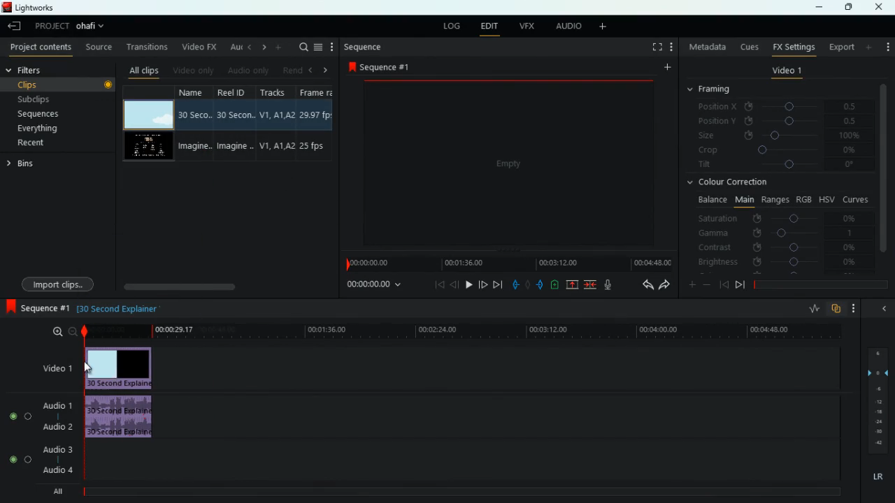 The height and width of the screenshot is (503, 895). I want to click on audio 4, so click(55, 469).